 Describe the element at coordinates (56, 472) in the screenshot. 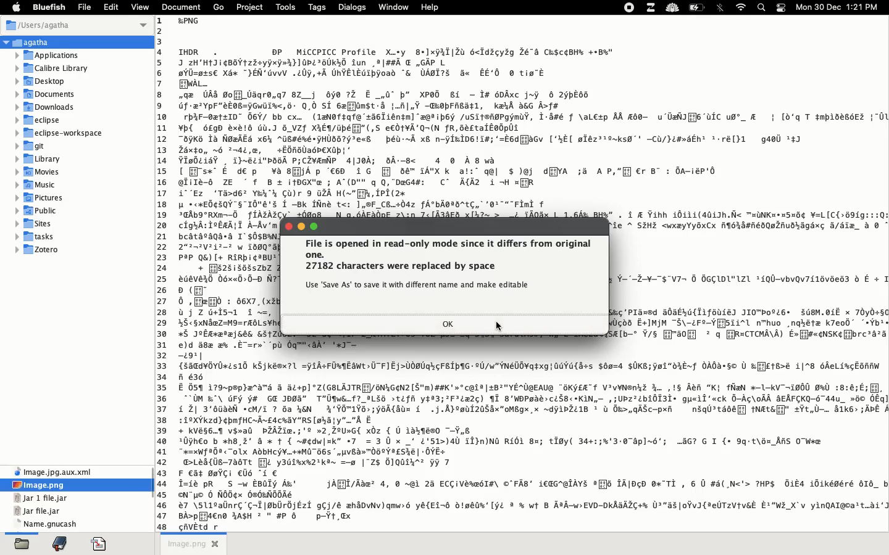

I see `file name and extension` at that location.